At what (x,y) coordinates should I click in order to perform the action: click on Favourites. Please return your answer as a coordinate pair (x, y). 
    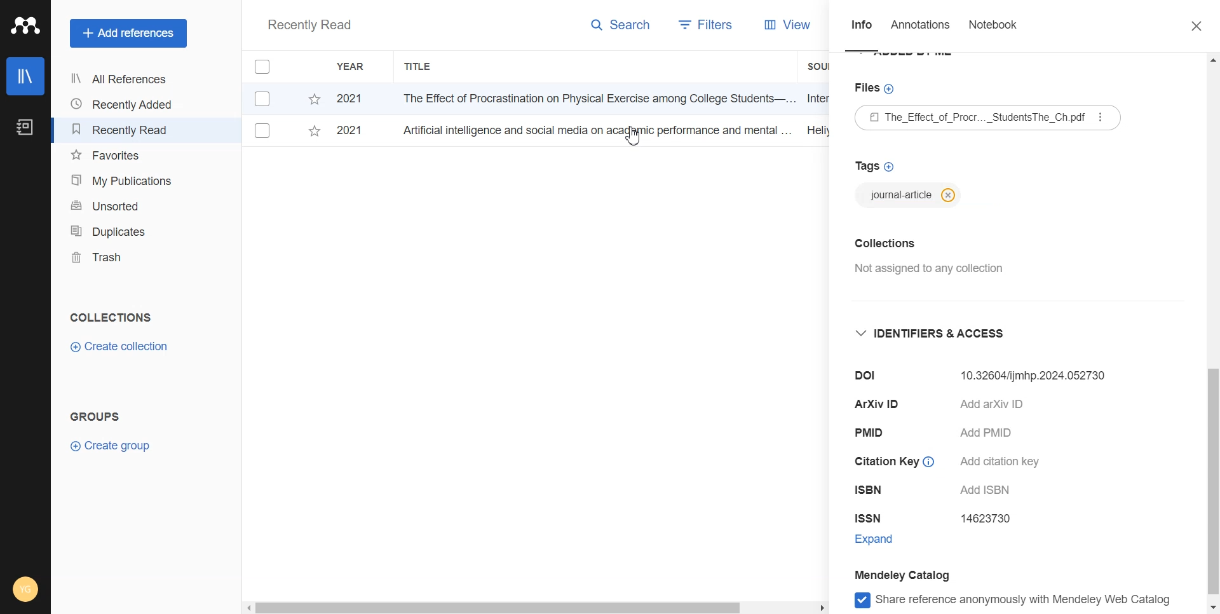
    Looking at the image, I should click on (125, 156).